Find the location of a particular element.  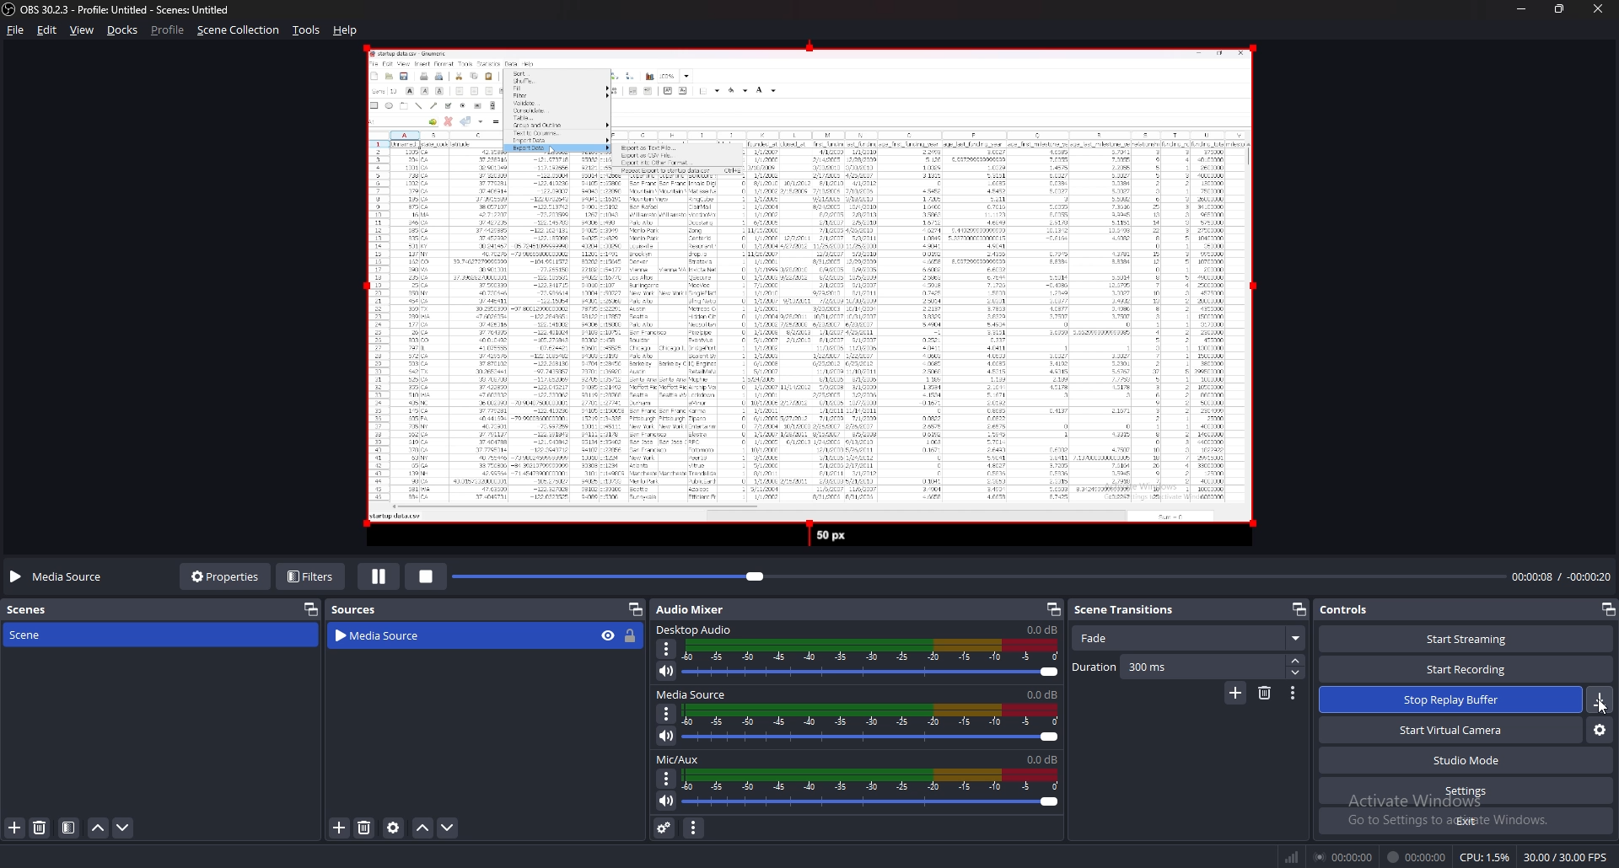

delete scene is located at coordinates (40, 827).